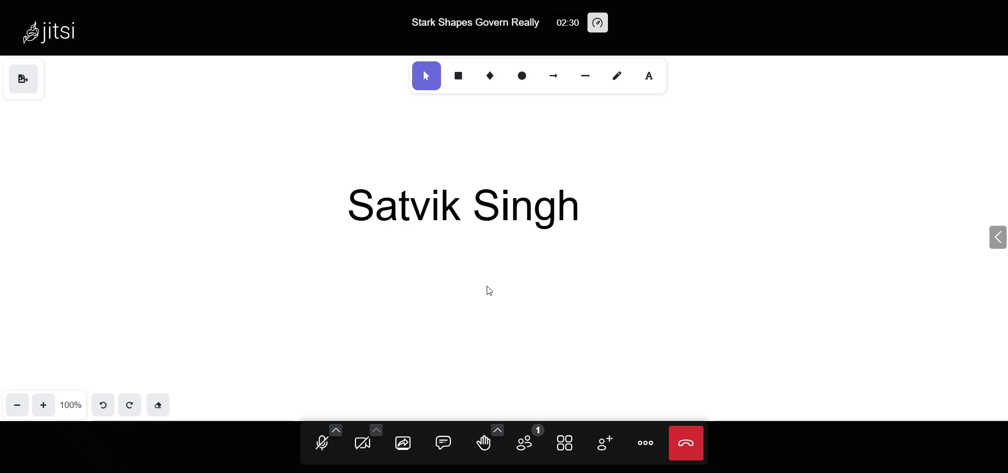 The image size is (1008, 473). Describe the element at coordinates (71, 404) in the screenshot. I see `100%` at that location.